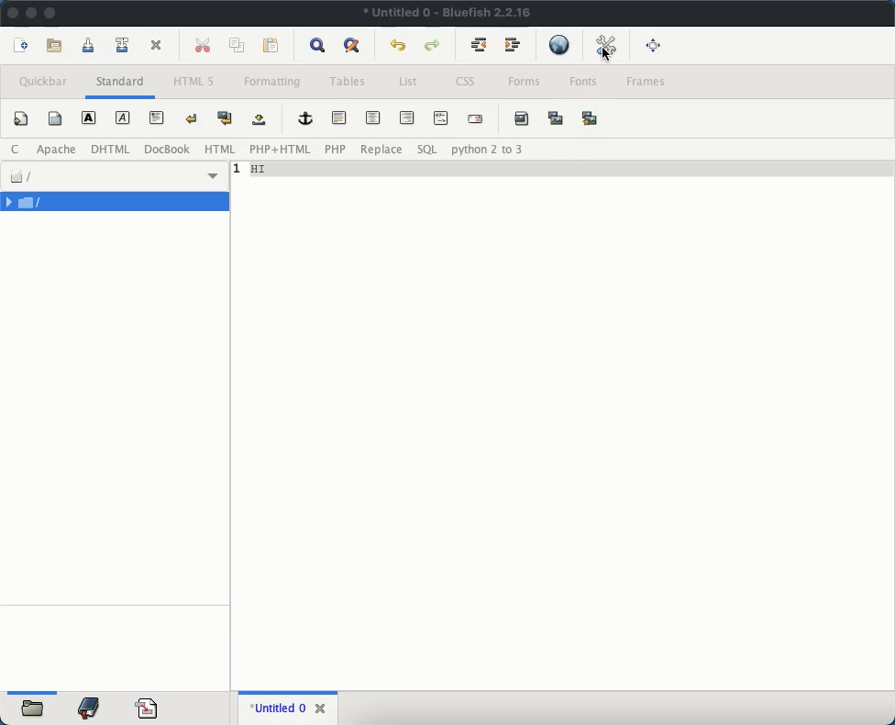 This screenshot has width=895, height=725. What do you see at coordinates (57, 149) in the screenshot?
I see `apache` at bounding box center [57, 149].